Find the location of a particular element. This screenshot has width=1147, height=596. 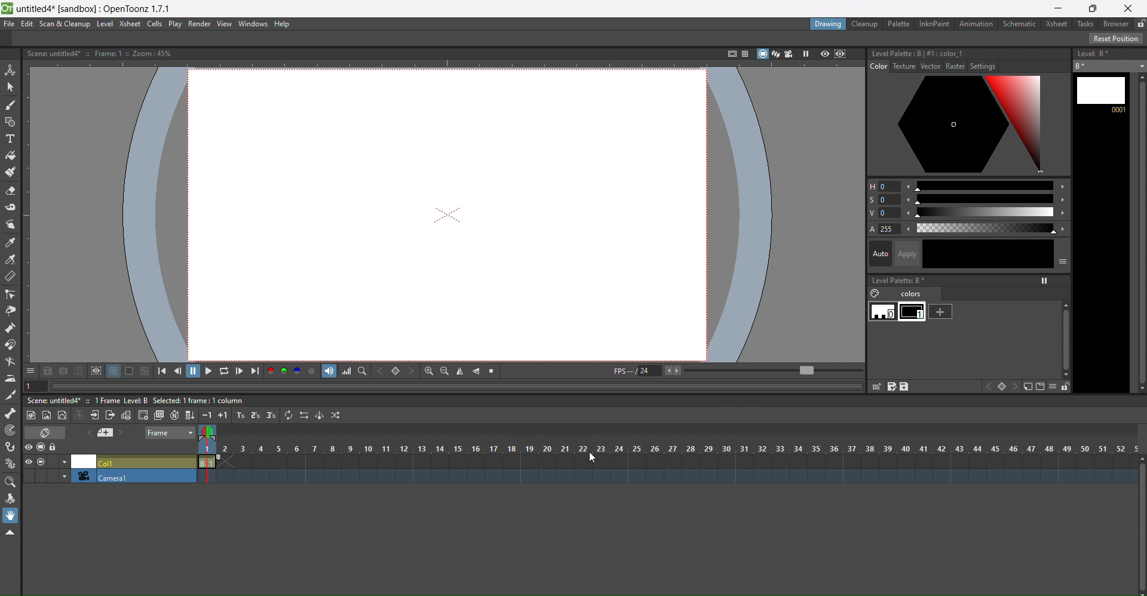

 is located at coordinates (46, 432).